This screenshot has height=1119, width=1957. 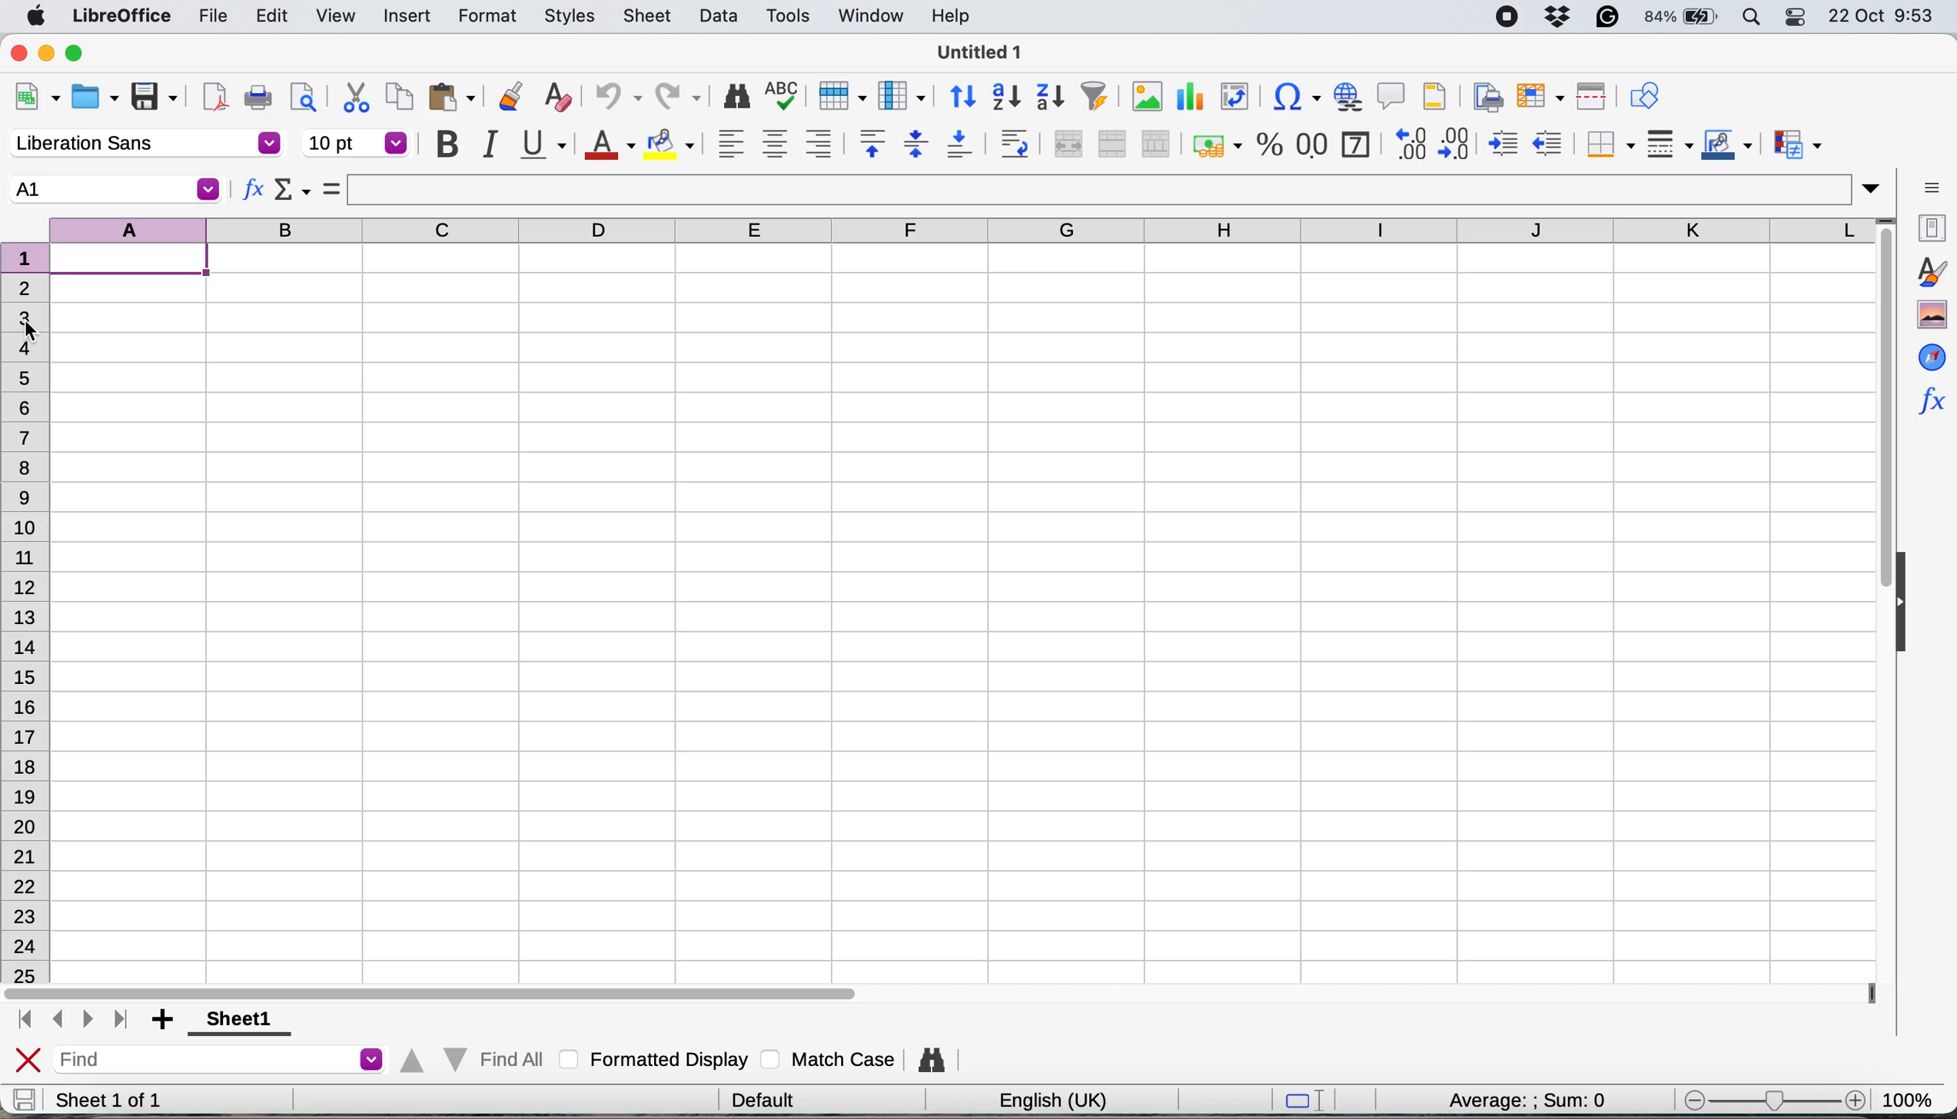 I want to click on save, so click(x=24, y=1099).